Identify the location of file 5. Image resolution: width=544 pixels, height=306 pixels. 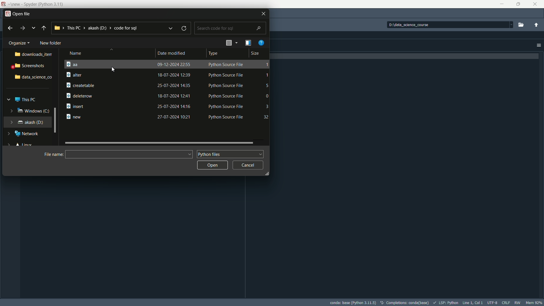
(167, 107).